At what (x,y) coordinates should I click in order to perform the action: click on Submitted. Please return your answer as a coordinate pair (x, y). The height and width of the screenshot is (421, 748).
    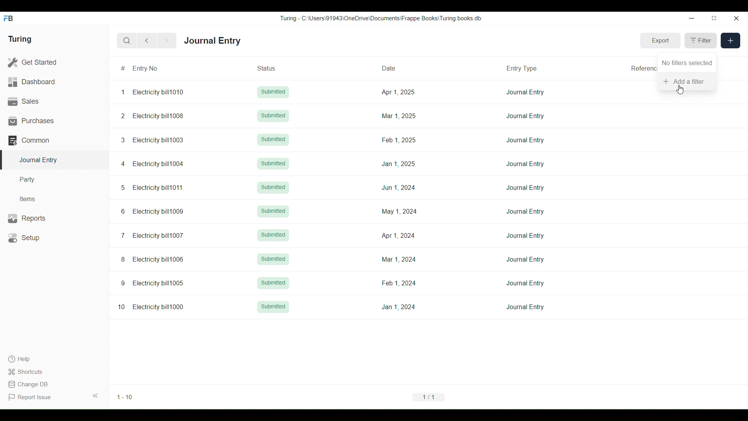
    Looking at the image, I should click on (273, 258).